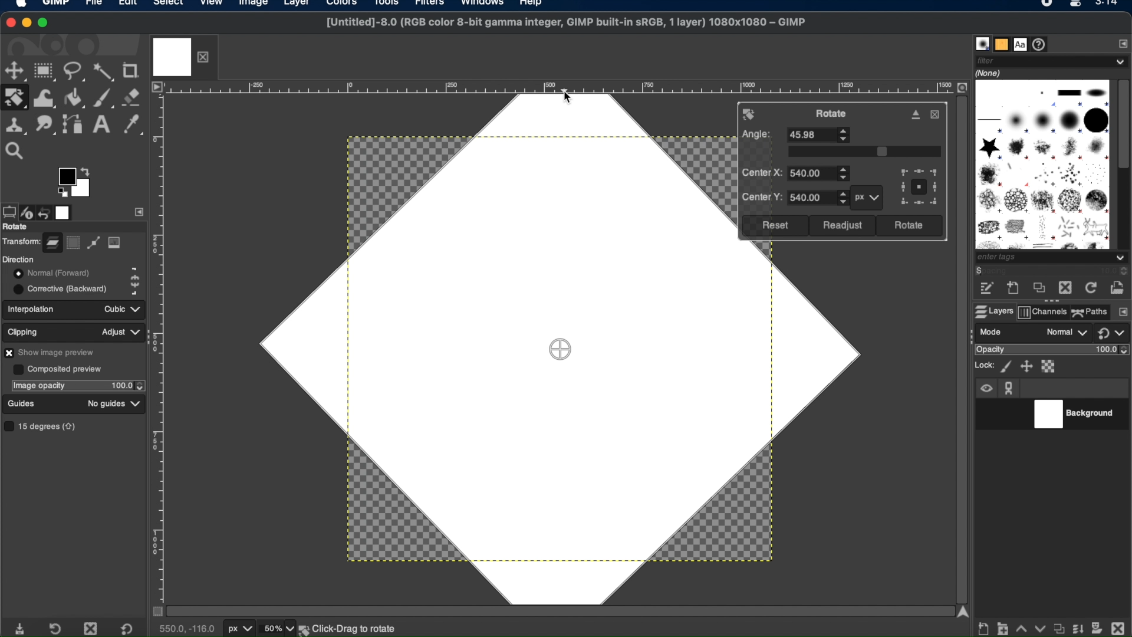 Image resolution: width=1132 pixels, height=637 pixels. I want to click on images, so click(65, 212).